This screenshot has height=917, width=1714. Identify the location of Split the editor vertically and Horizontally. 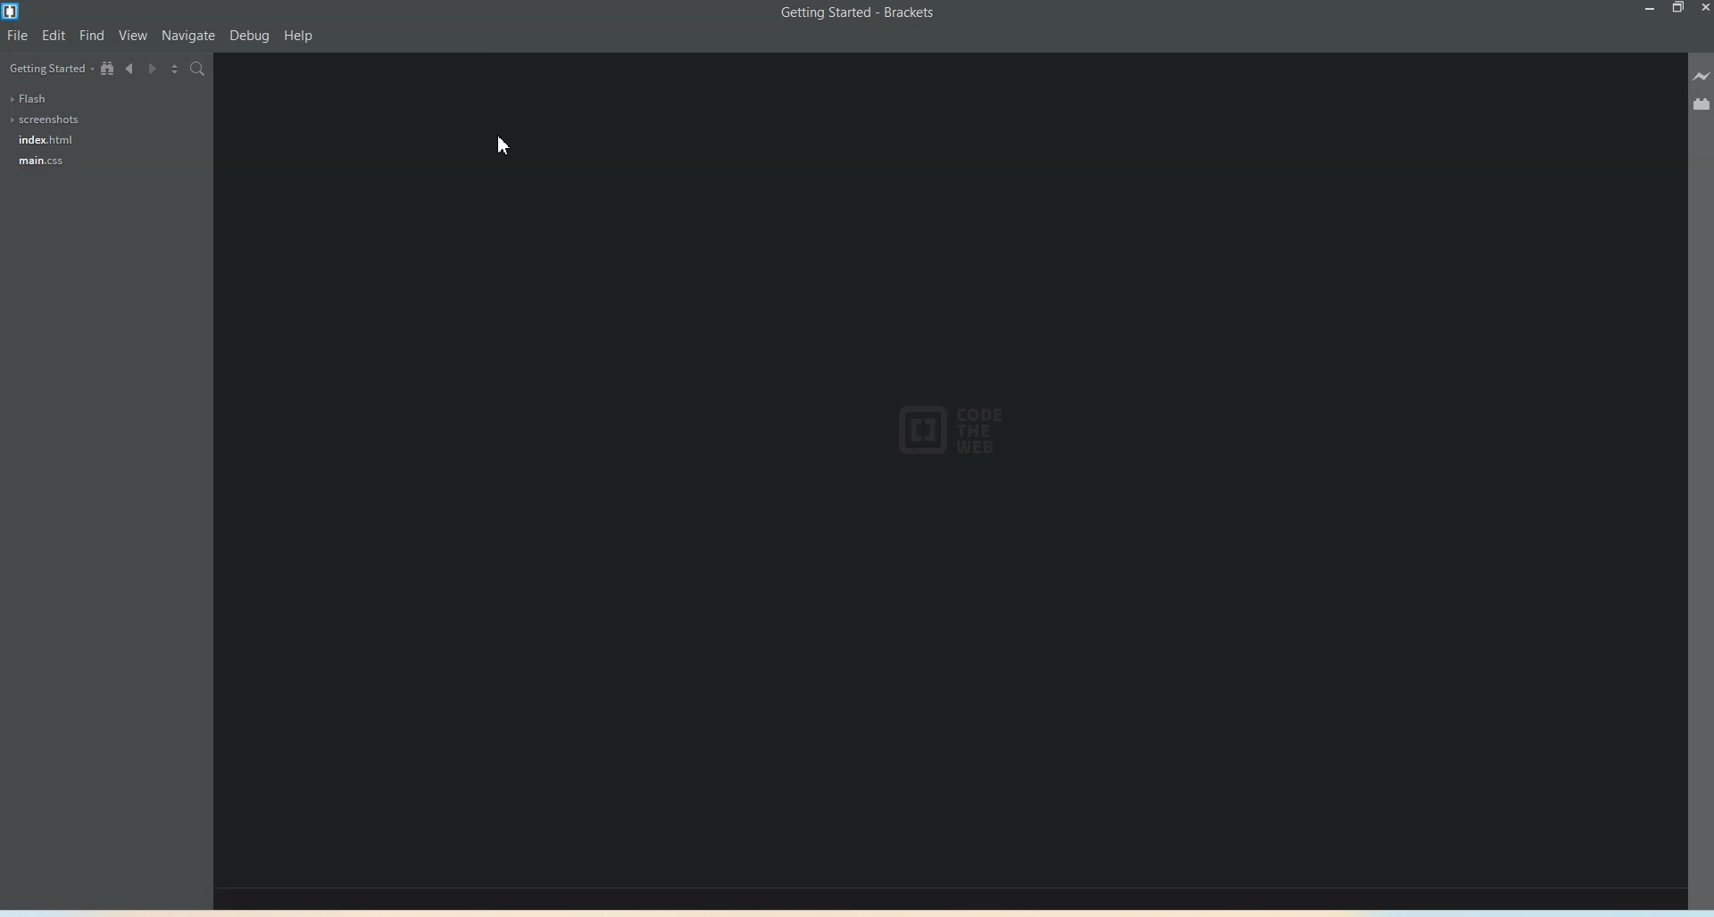
(177, 70).